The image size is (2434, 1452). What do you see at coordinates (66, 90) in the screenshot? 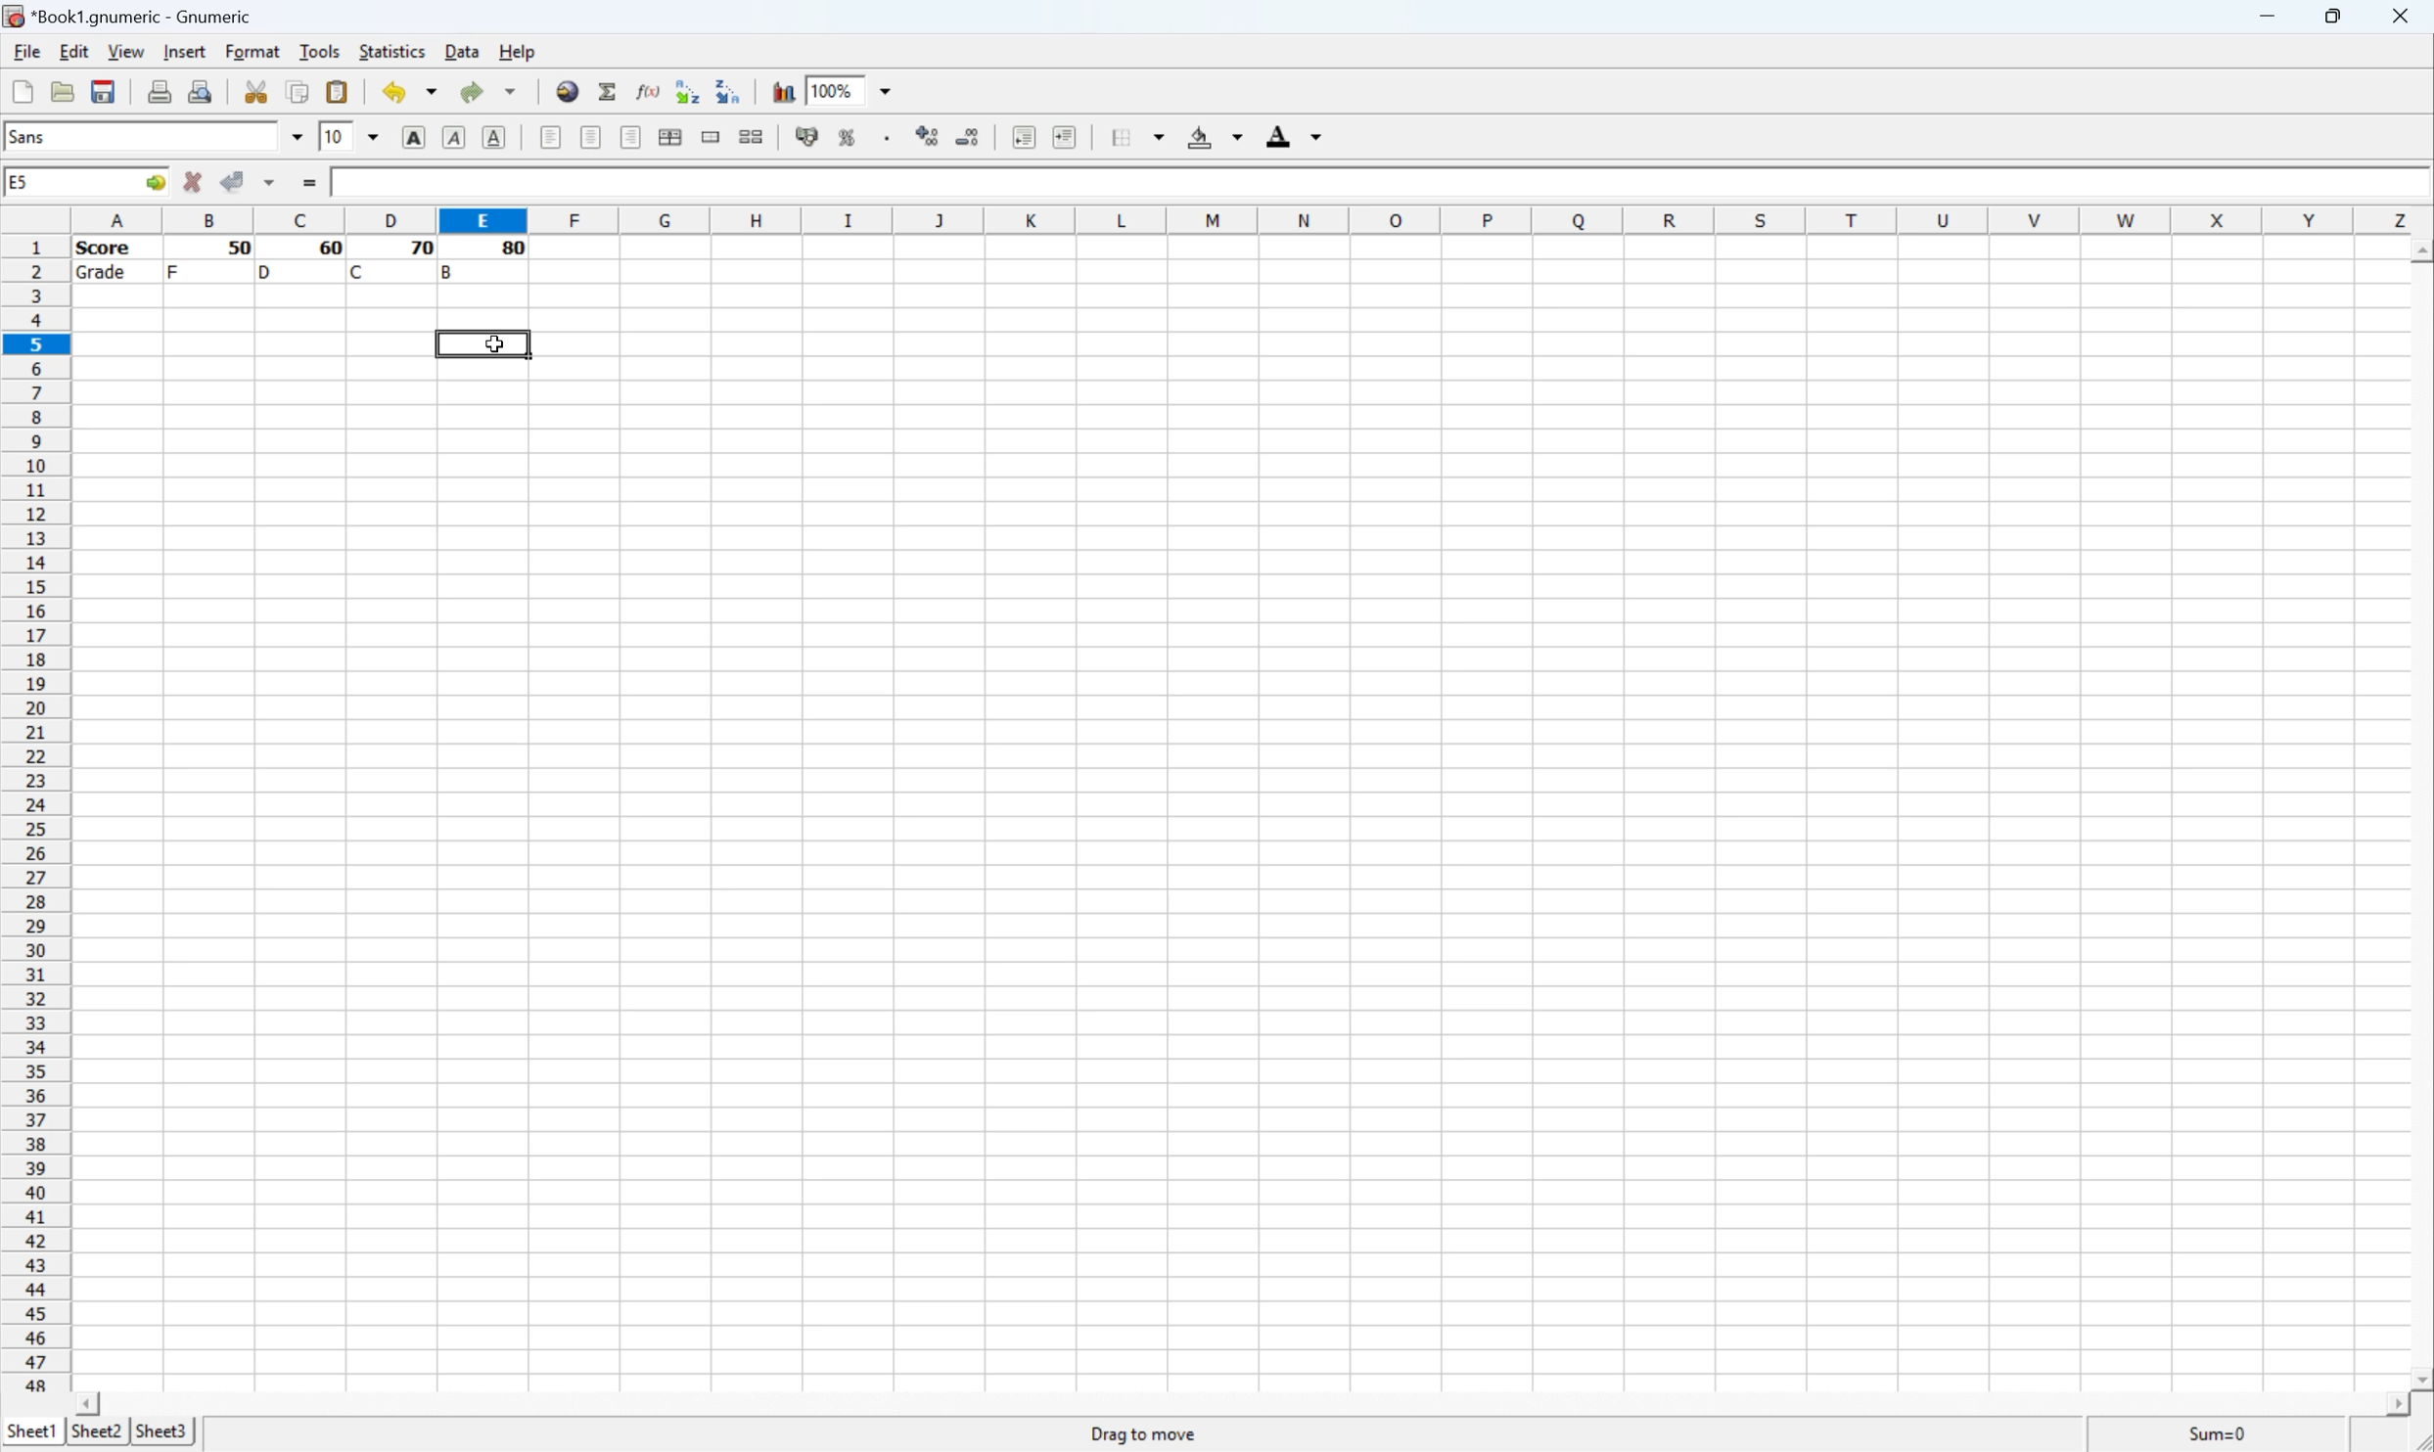
I see `Open a file` at bounding box center [66, 90].